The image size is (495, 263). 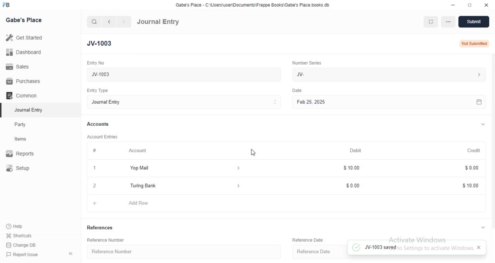 What do you see at coordinates (26, 254) in the screenshot?
I see `Report Issue` at bounding box center [26, 254].